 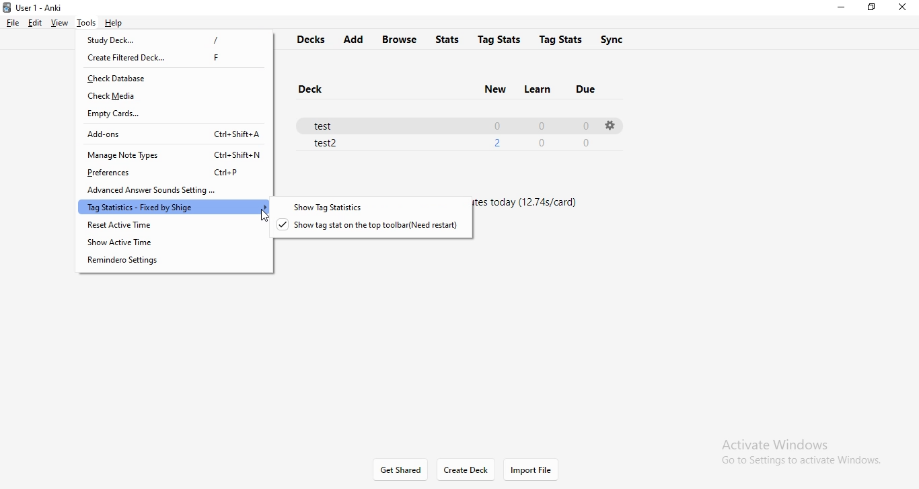 I want to click on help, so click(x=116, y=24).